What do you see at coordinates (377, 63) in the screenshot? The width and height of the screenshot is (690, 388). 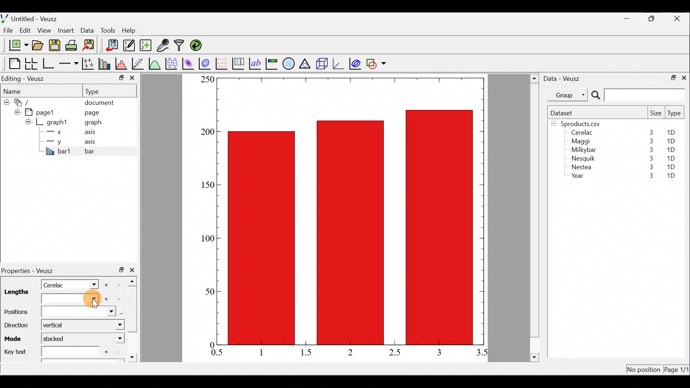 I see `Add a shape to the plot.` at bounding box center [377, 63].